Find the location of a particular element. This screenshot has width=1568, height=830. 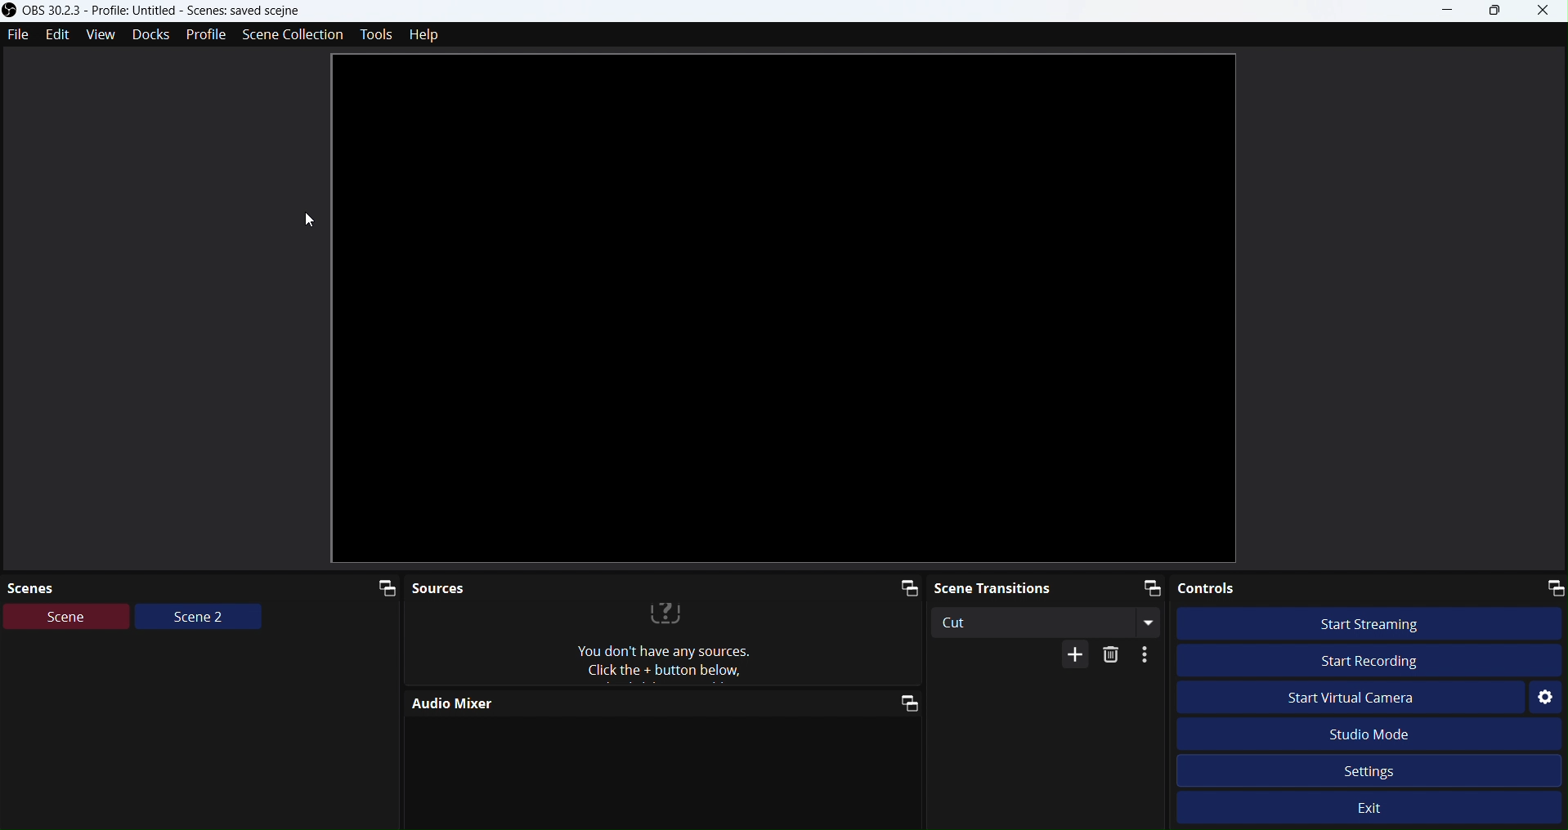

Delete is located at coordinates (1111, 656).